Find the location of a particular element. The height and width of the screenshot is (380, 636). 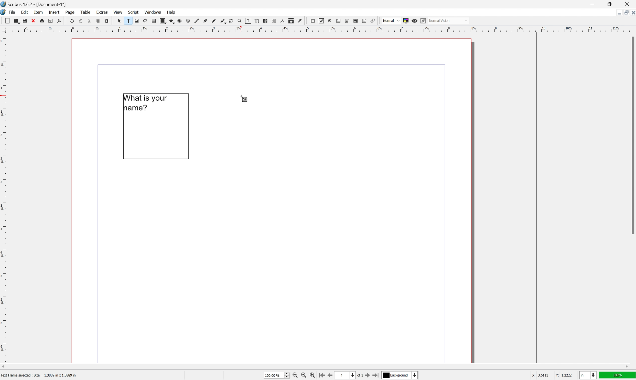

close is located at coordinates (632, 13).